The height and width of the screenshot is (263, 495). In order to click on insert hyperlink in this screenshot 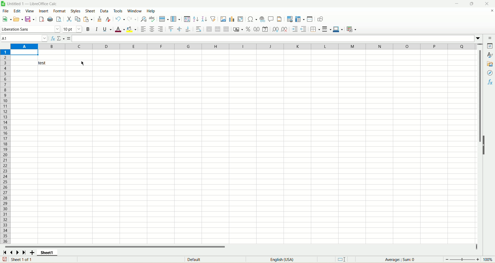, I will do `click(262, 19)`.